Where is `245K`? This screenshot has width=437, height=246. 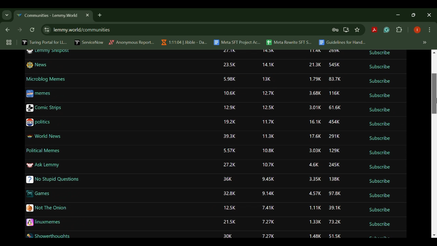 245K is located at coordinates (334, 165).